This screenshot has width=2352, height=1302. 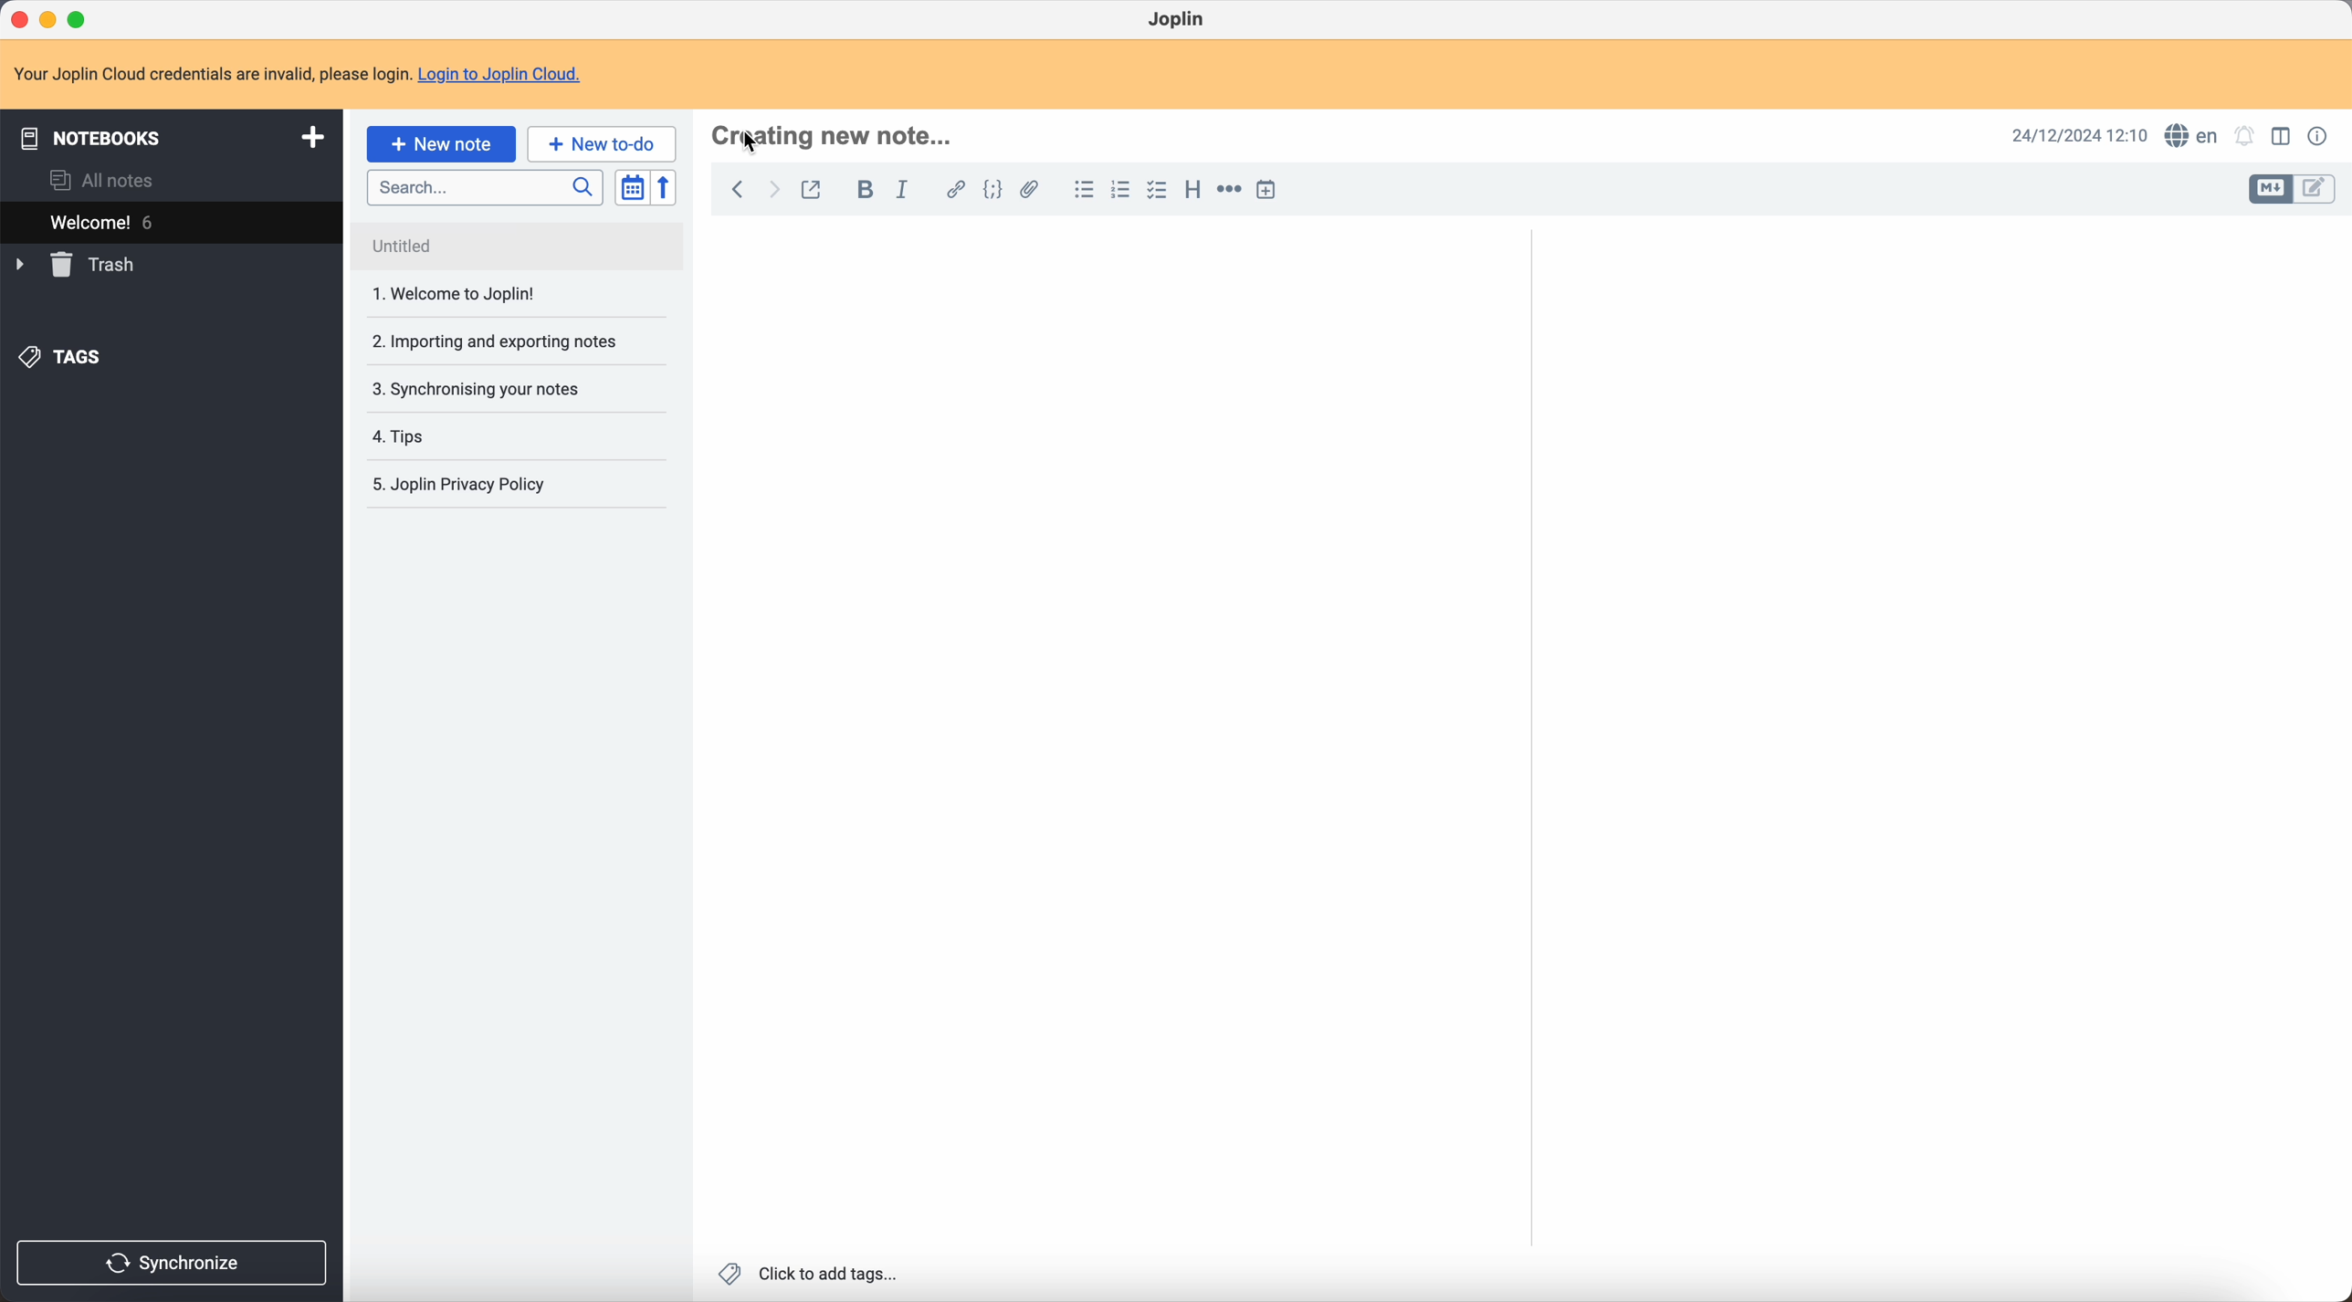 What do you see at coordinates (1228, 193) in the screenshot?
I see `horizontal rule` at bounding box center [1228, 193].